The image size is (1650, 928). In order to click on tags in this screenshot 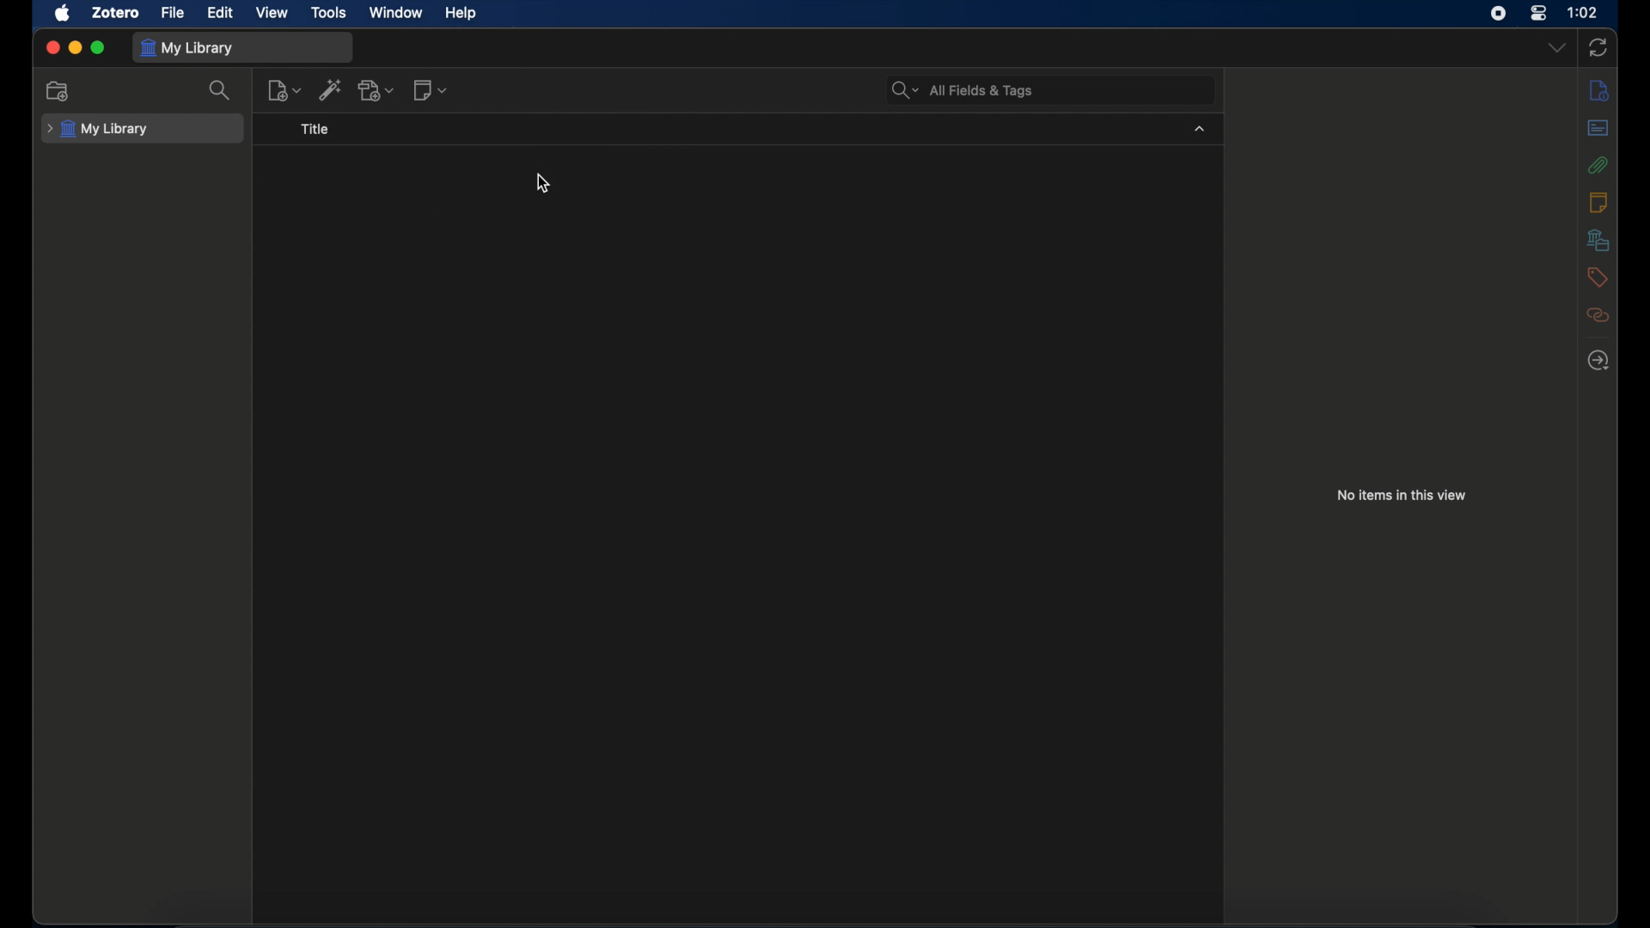, I will do `click(1595, 277)`.